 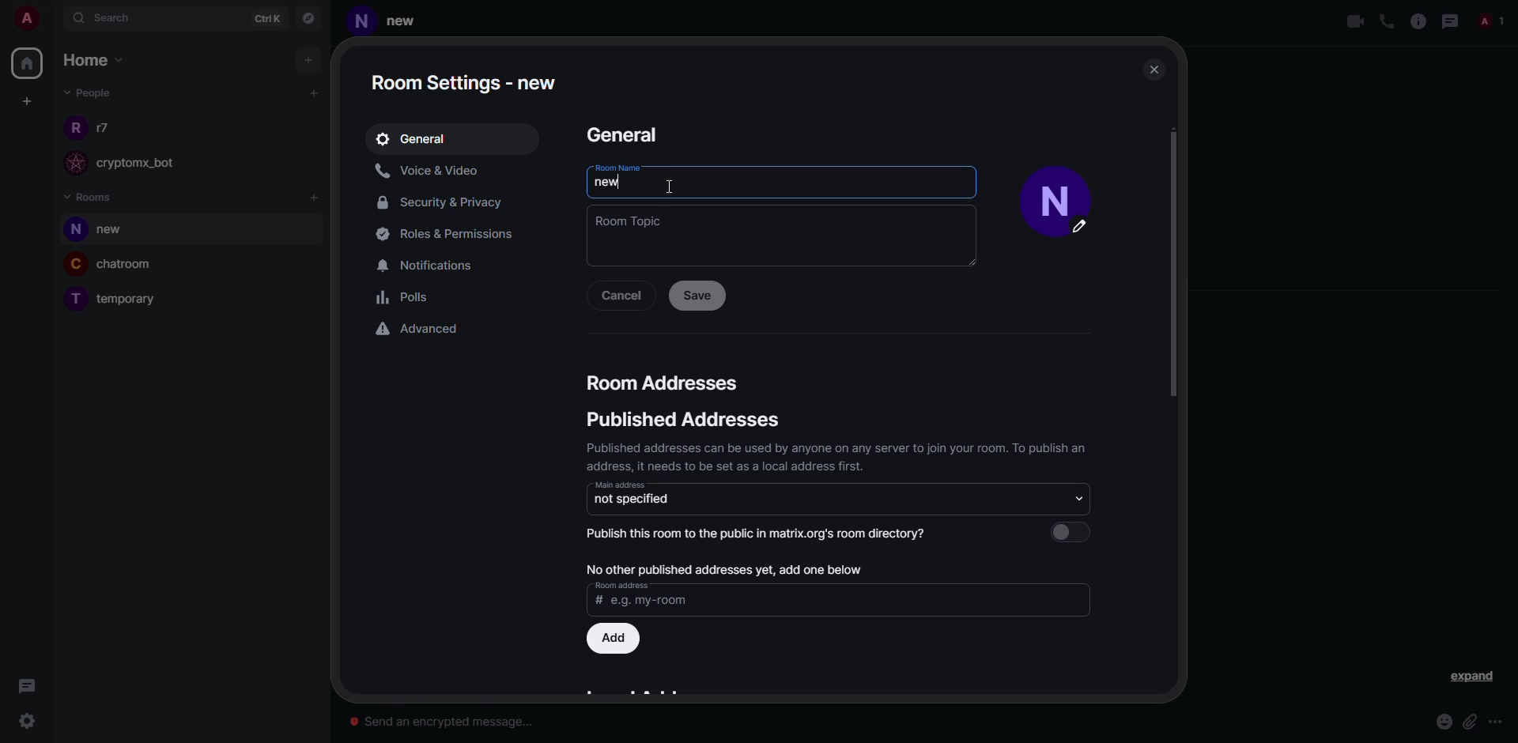 I want to click on ctrlK, so click(x=259, y=18).